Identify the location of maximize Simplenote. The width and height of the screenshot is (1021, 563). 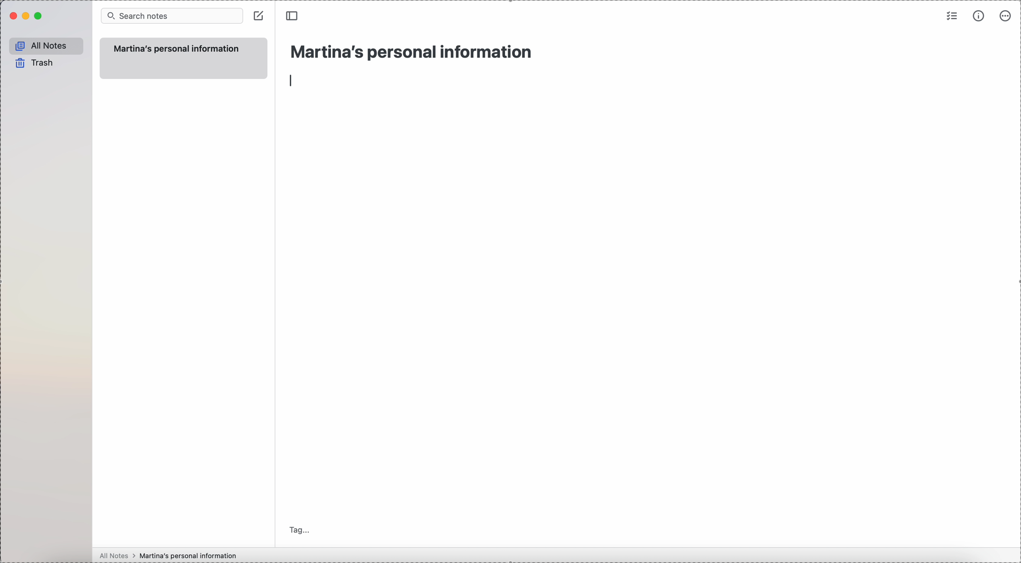
(39, 16).